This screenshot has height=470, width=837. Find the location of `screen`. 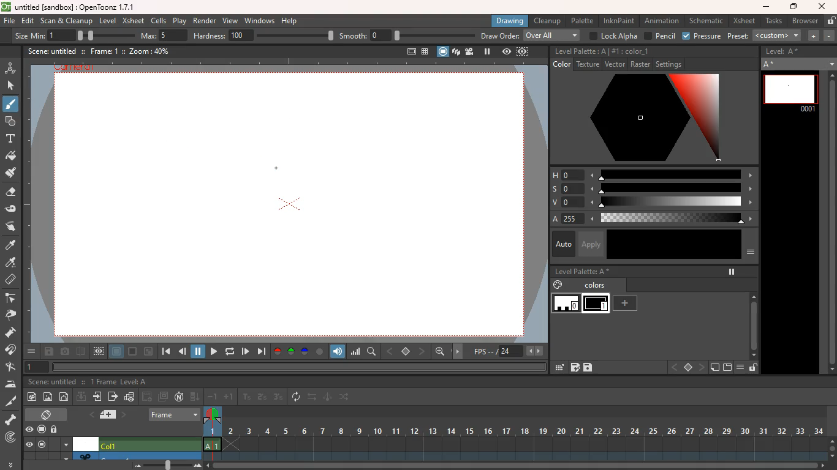

screen is located at coordinates (48, 414).